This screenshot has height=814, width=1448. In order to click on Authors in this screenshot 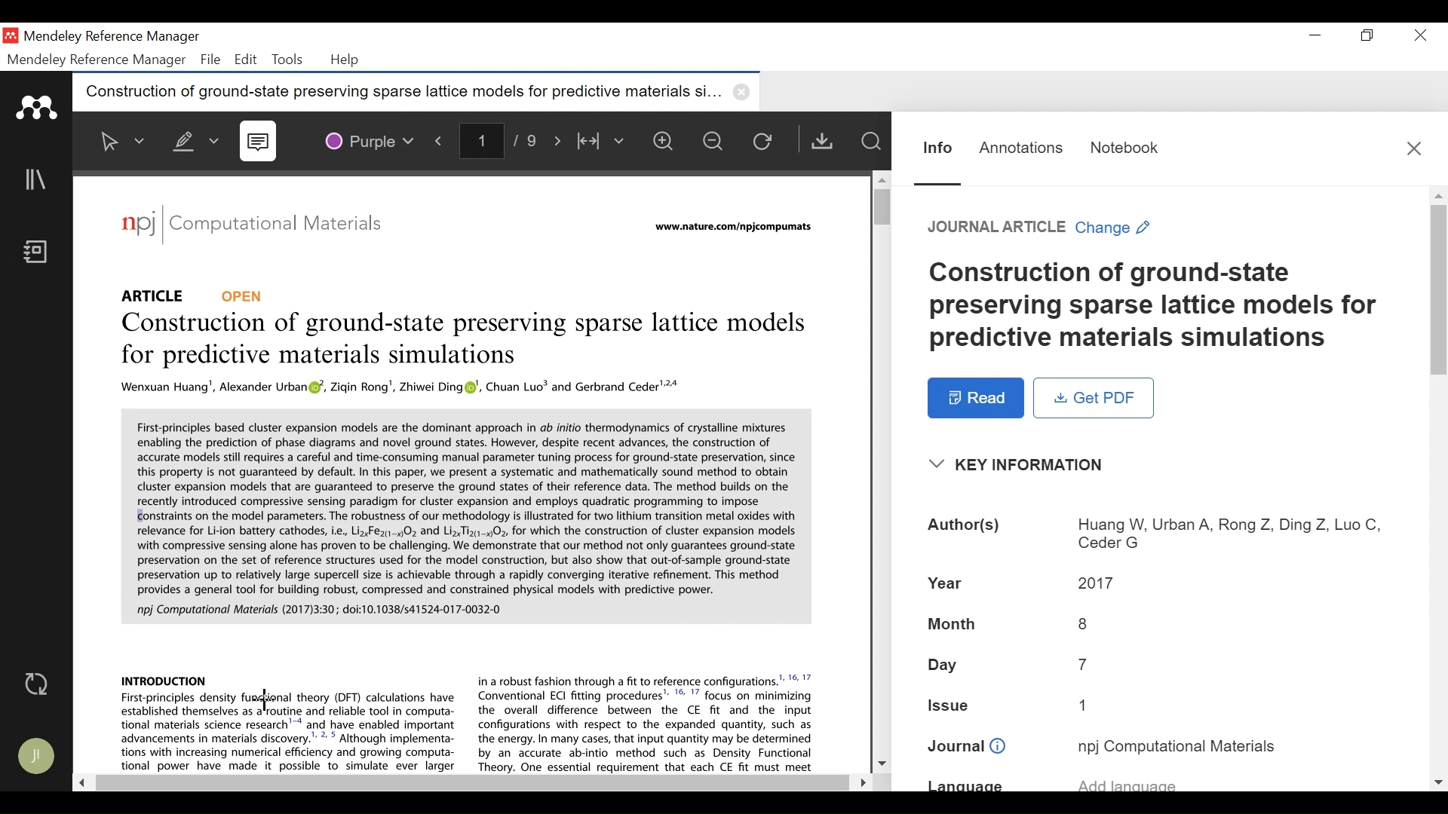, I will do `click(1160, 533)`.